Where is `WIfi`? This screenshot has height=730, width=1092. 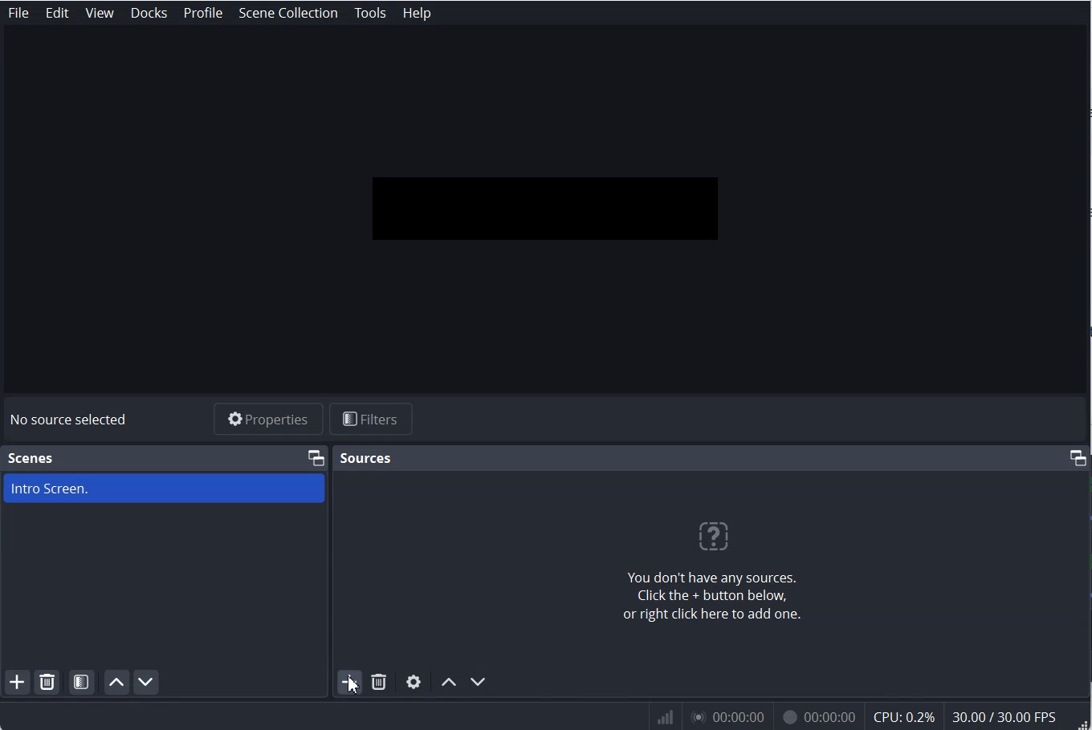
WIfi is located at coordinates (666, 717).